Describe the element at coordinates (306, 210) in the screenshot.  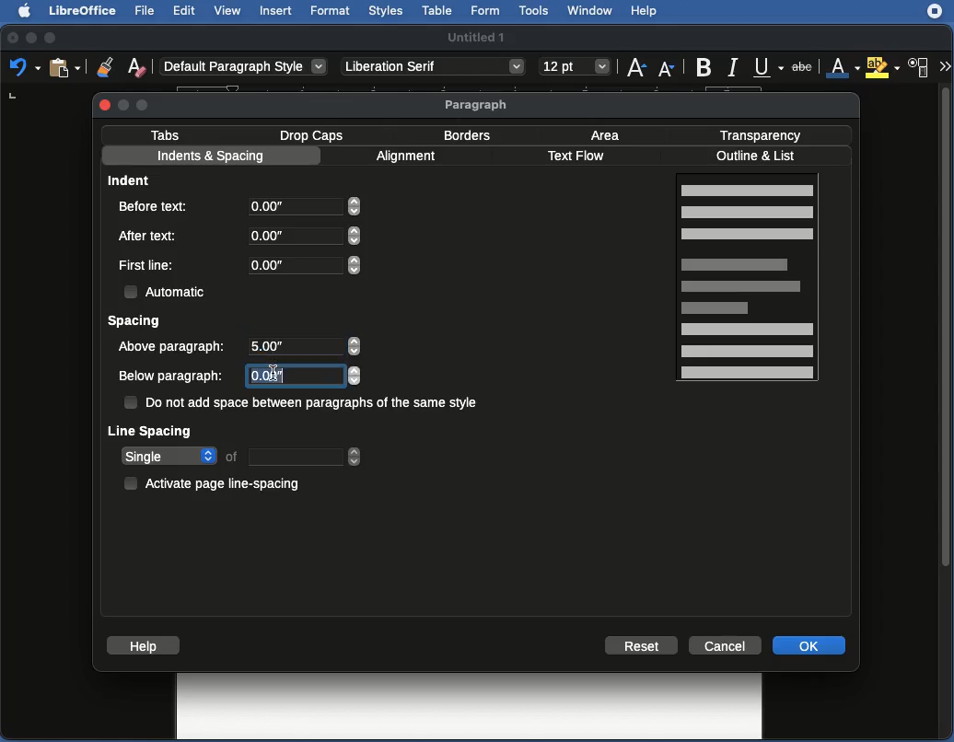
I see `0.00"` at that location.